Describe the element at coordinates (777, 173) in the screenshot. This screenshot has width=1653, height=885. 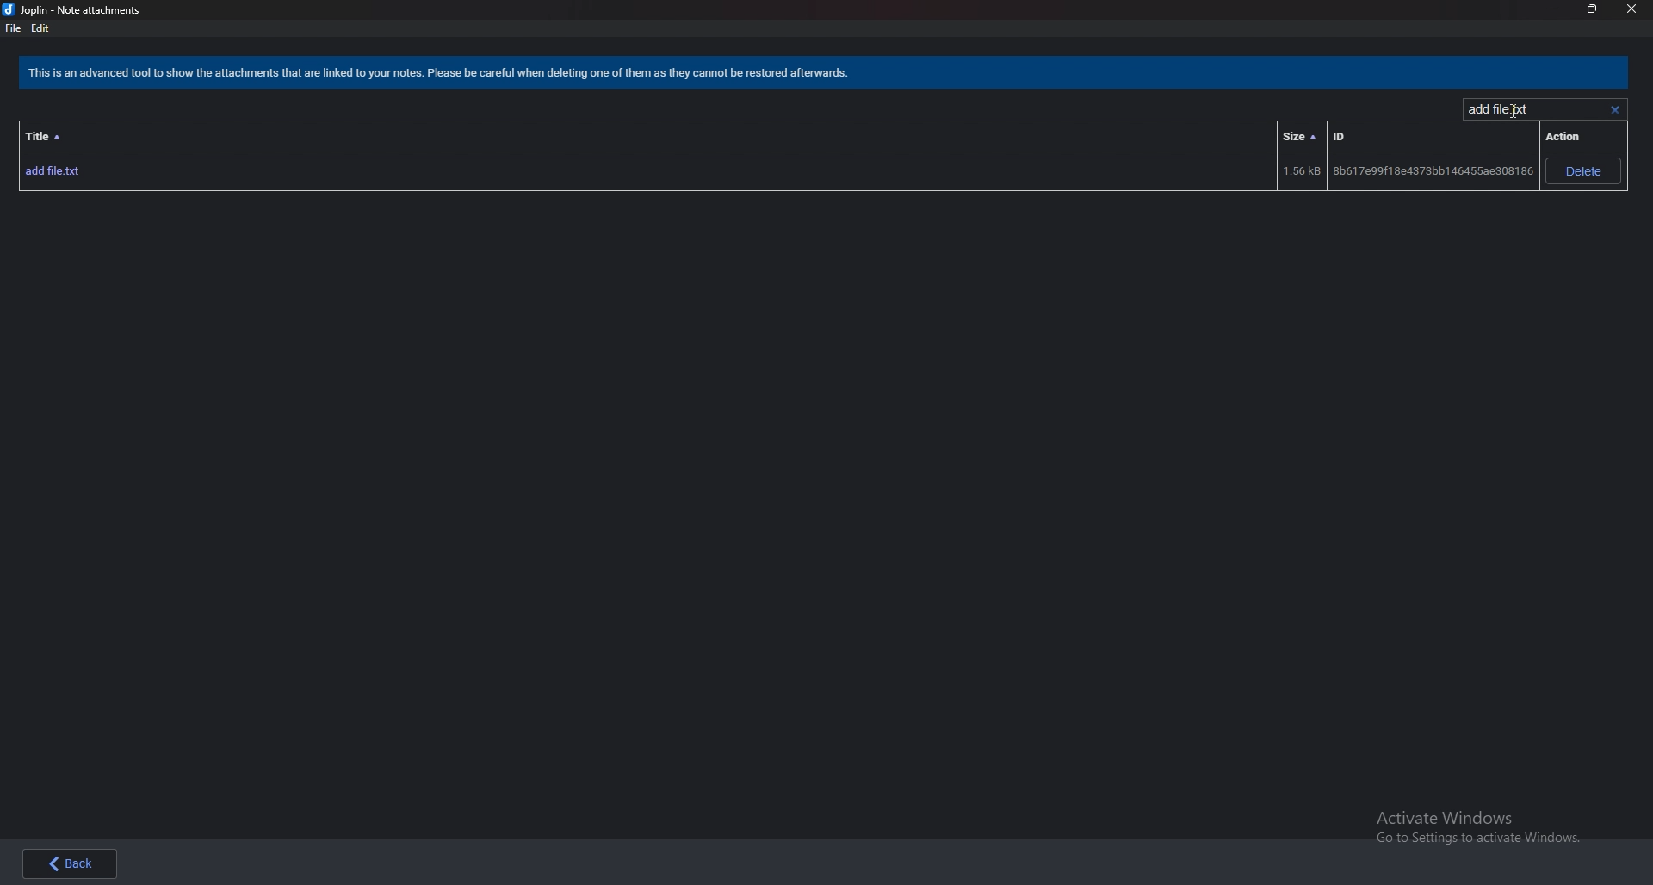
I see `attachment` at that location.